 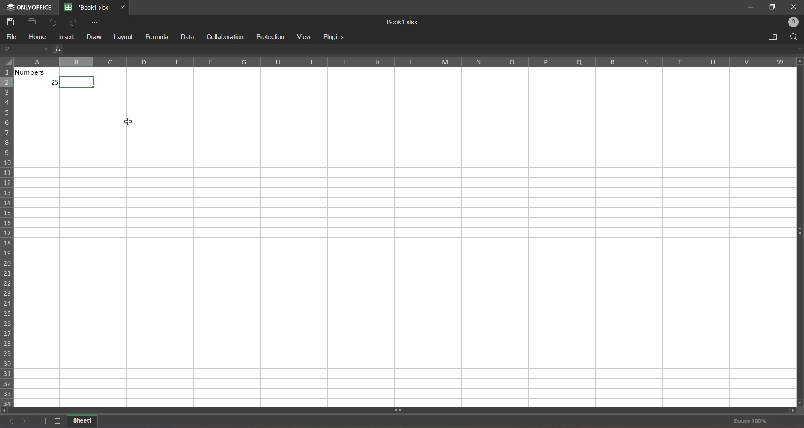 What do you see at coordinates (401, 22) in the screenshot?
I see `Book1.xisx` at bounding box center [401, 22].